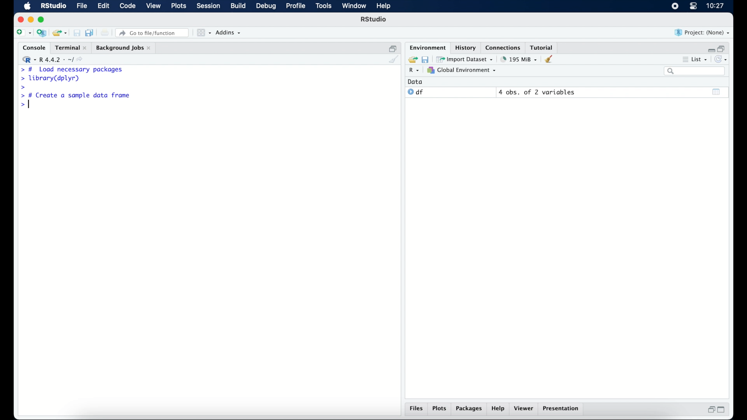  Describe the element at coordinates (59, 33) in the screenshot. I see `load existing project` at that location.